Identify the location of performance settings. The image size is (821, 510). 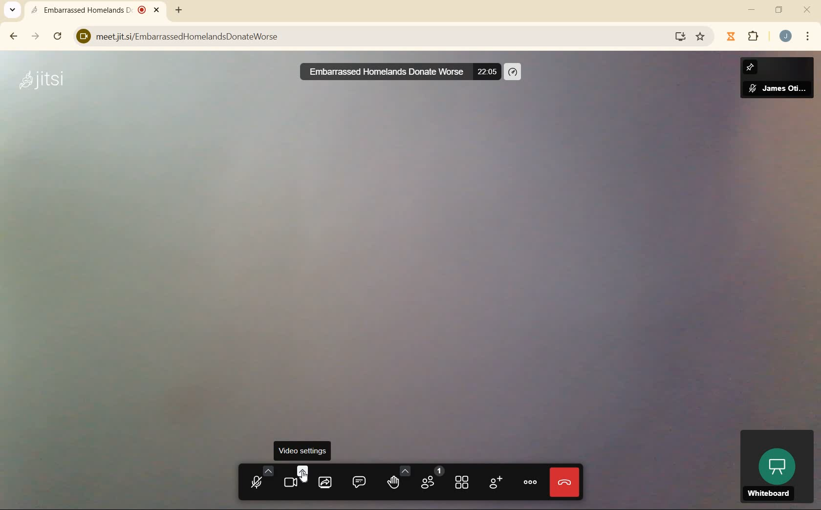
(514, 71).